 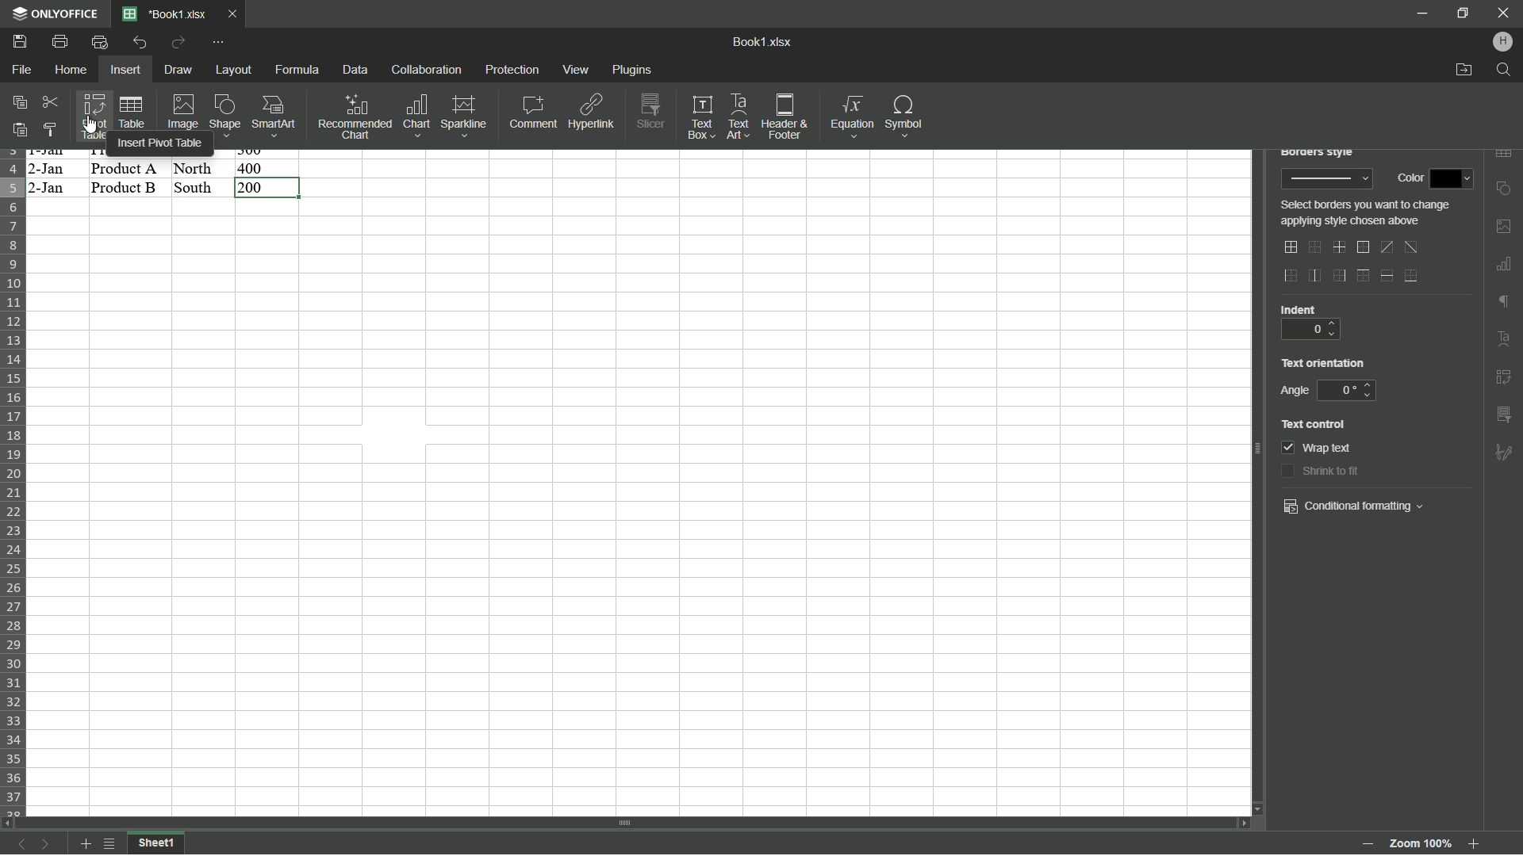 What do you see at coordinates (182, 111) in the screenshot?
I see `Image` at bounding box center [182, 111].